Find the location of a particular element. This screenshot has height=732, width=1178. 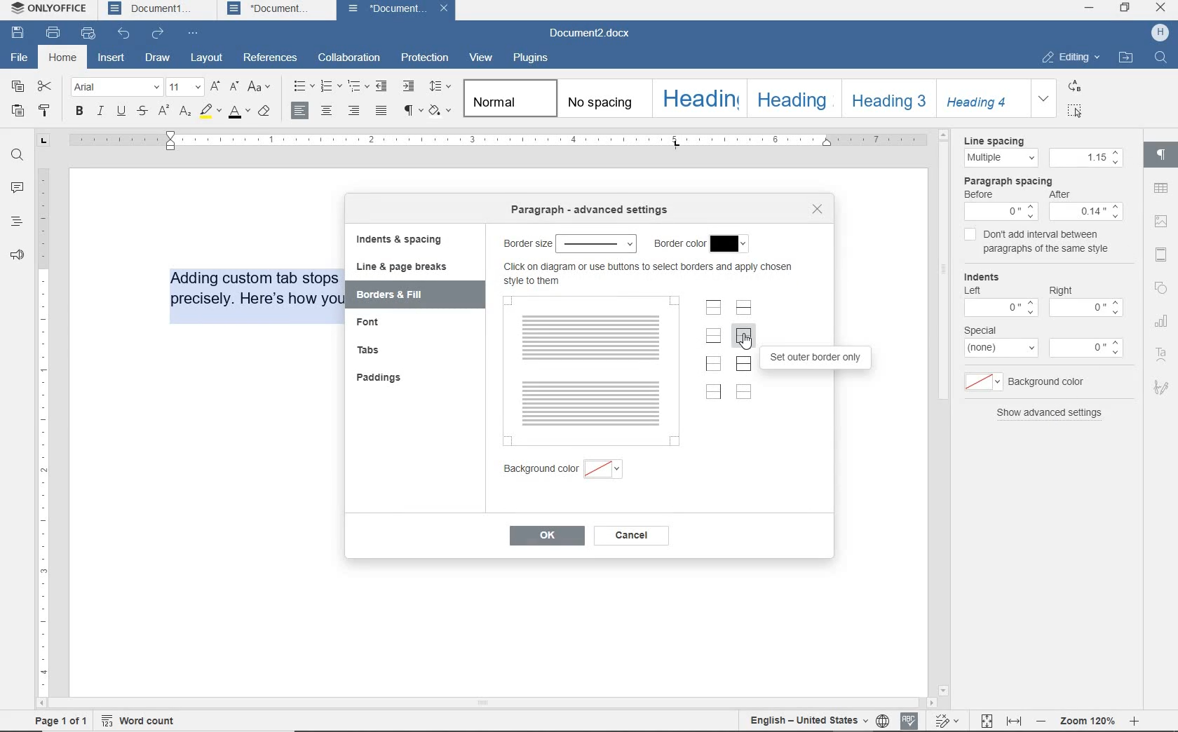

 is located at coordinates (1087, 212).